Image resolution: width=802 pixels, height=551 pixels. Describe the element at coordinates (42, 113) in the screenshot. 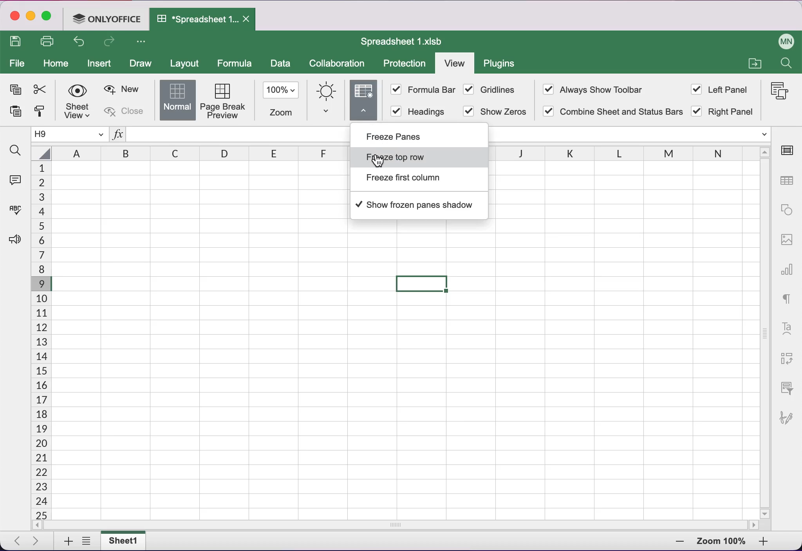

I see `copy style` at that location.